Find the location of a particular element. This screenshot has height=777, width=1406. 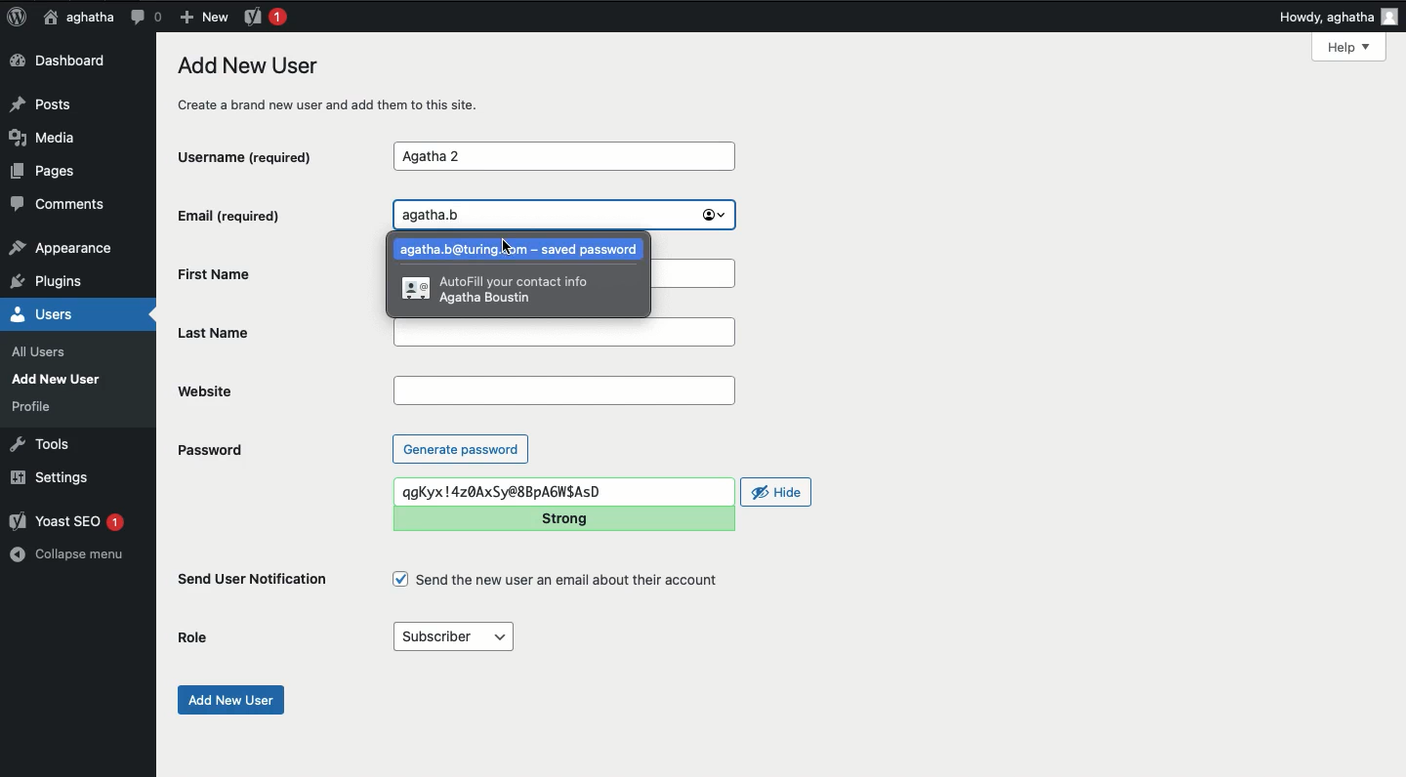

Comment is located at coordinates (145, 17).